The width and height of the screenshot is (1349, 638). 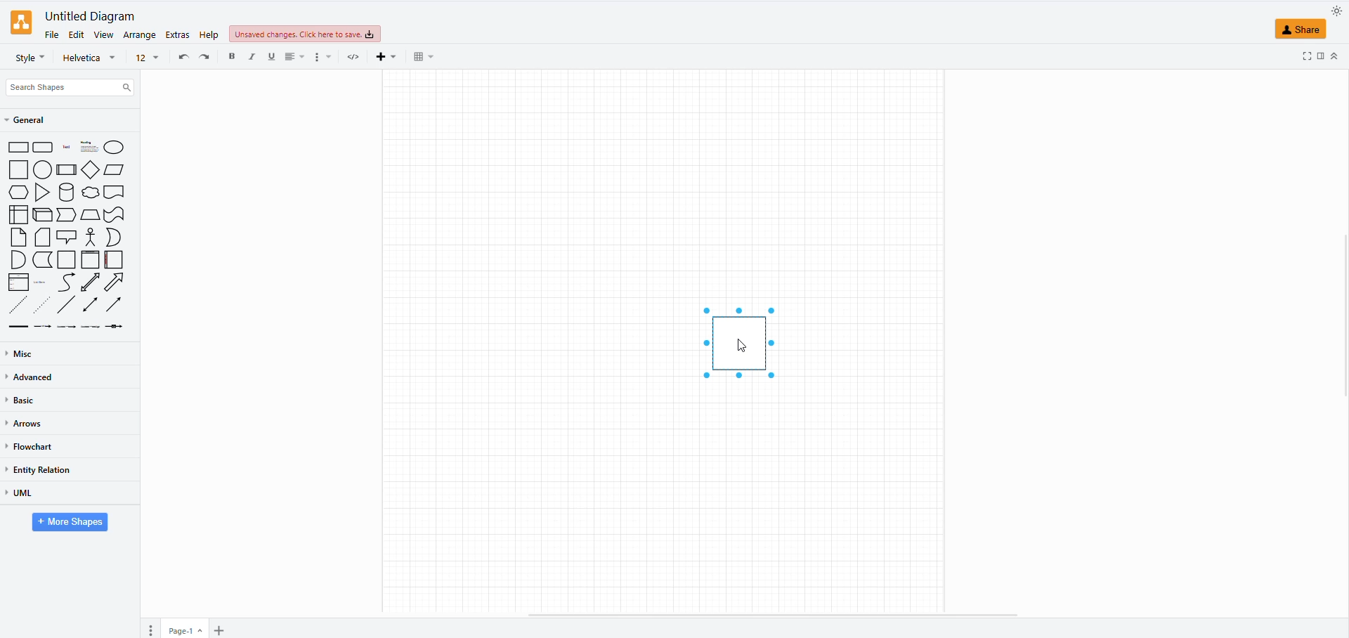 I want to click on edit, so click(x=77, y=34).